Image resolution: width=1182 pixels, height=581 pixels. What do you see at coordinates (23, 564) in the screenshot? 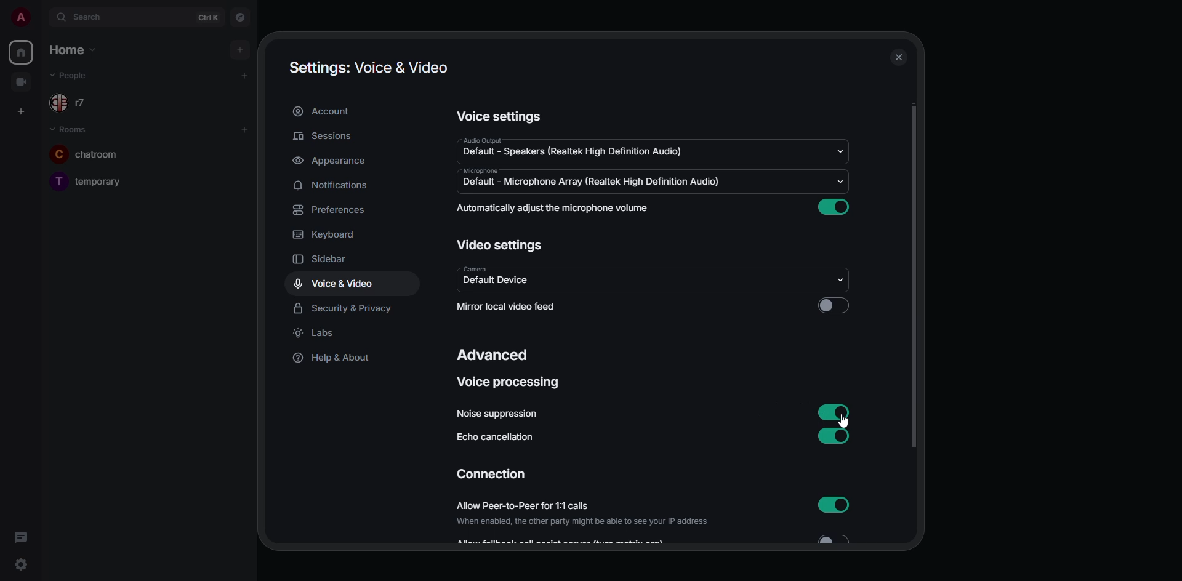
I see `quick settings` at bounding box center [23, 564].